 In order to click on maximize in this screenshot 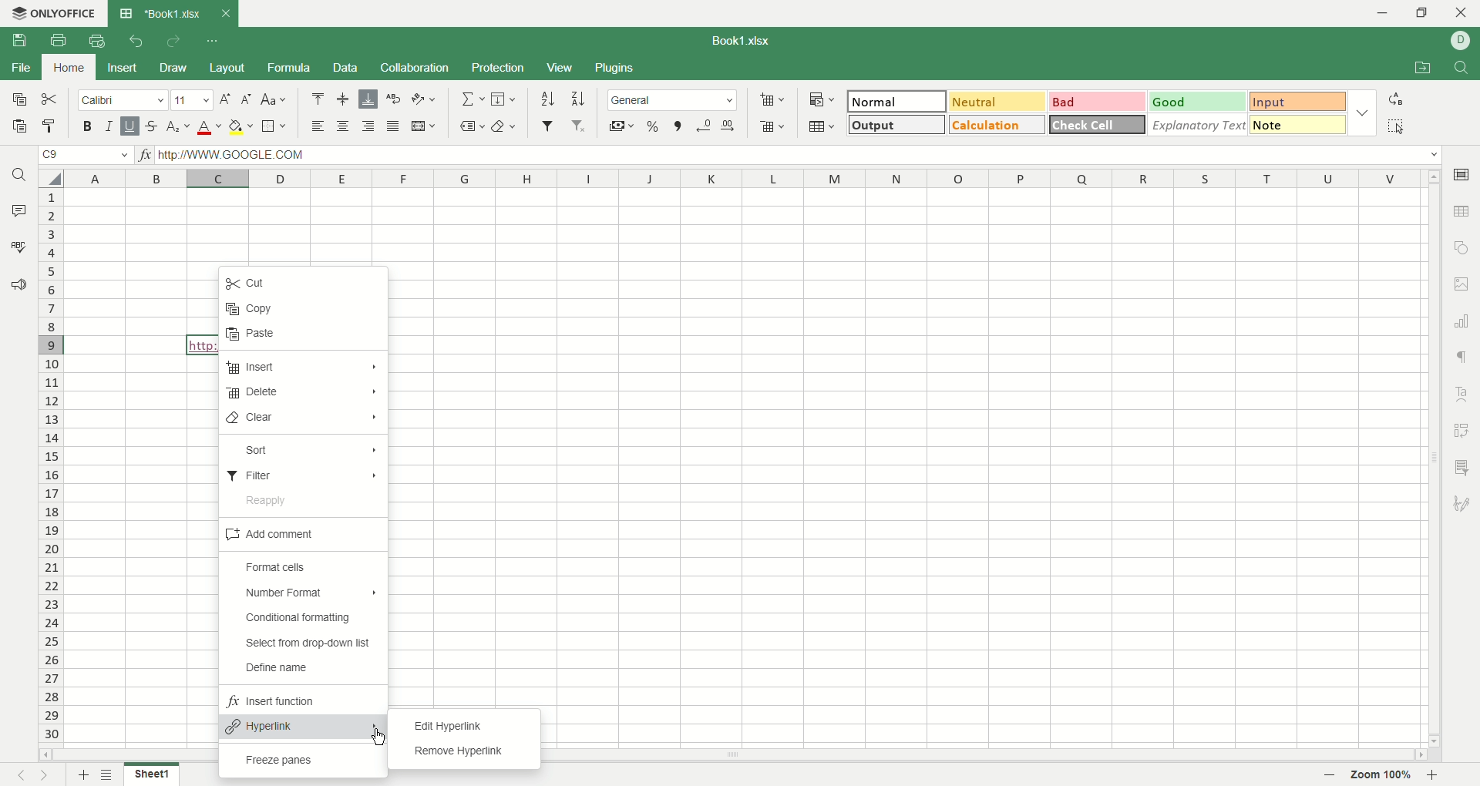, I will do `click(1422, 13)`.